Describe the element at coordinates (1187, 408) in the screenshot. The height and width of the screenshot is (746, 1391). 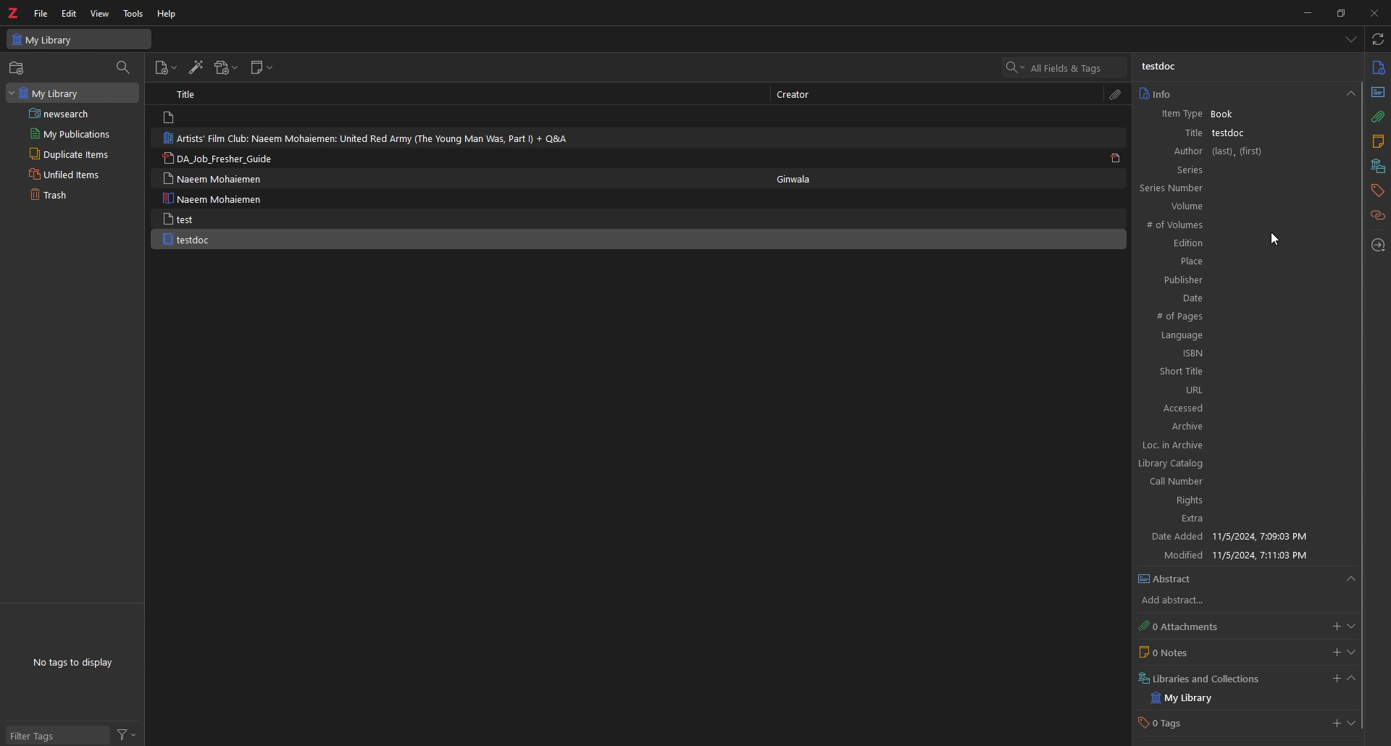
I see `Accessed` at that location.